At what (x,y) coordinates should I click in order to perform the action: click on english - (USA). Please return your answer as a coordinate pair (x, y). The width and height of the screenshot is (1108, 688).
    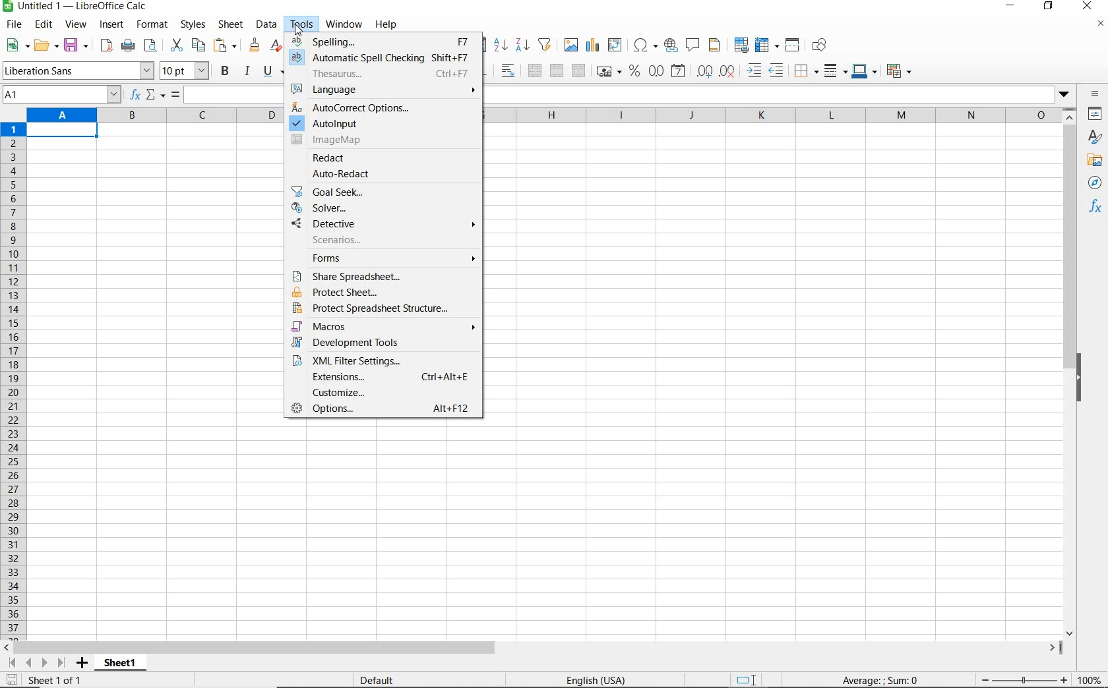
    Looking at the image, I should click on (590, 677).